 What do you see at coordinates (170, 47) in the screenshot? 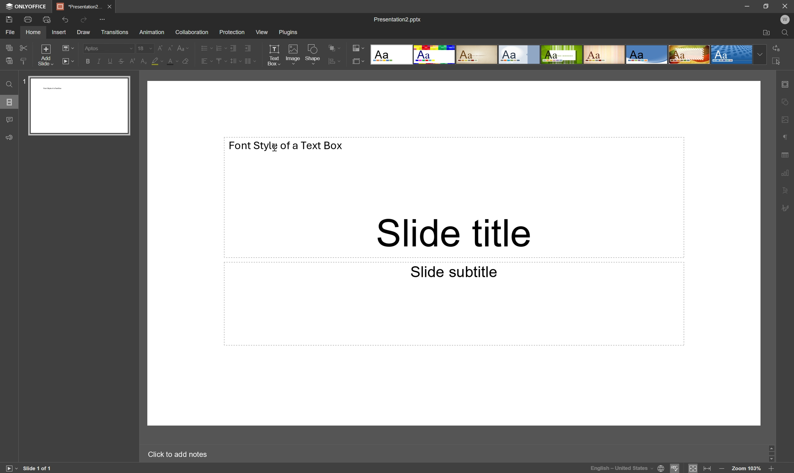
I see `Decrement font size` at bounding box center [170, 47].